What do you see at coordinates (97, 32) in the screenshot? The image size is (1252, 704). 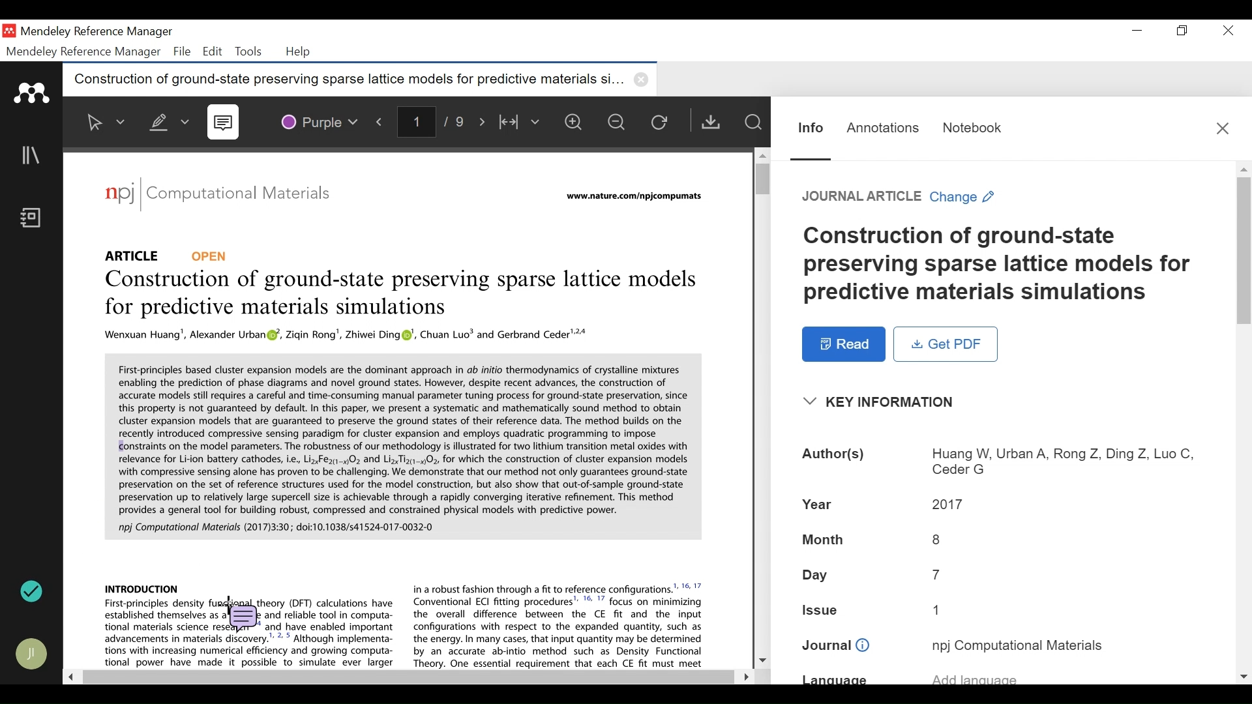 I see `Mendeley Reference Manager` at bounding box center [97, 32].